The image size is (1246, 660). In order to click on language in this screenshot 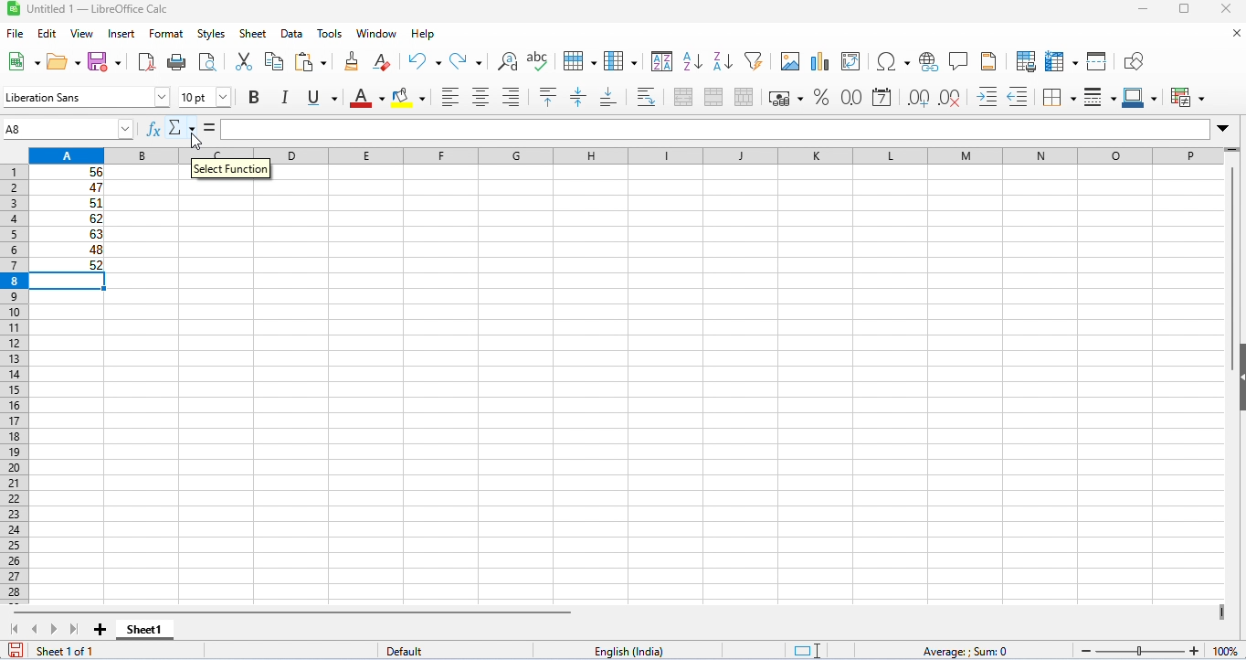, I will do `click(631, 652)`.